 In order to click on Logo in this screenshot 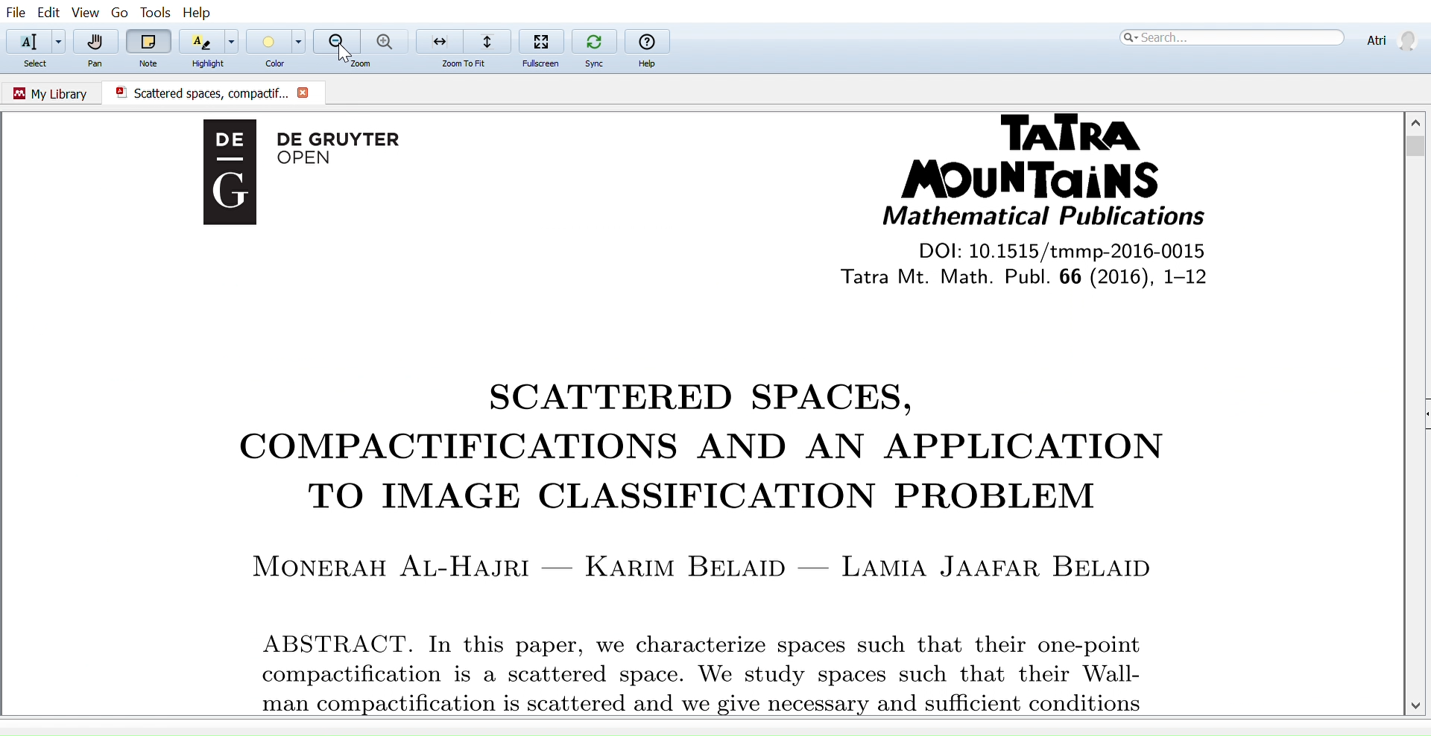, I will do `click(232, 172)`.